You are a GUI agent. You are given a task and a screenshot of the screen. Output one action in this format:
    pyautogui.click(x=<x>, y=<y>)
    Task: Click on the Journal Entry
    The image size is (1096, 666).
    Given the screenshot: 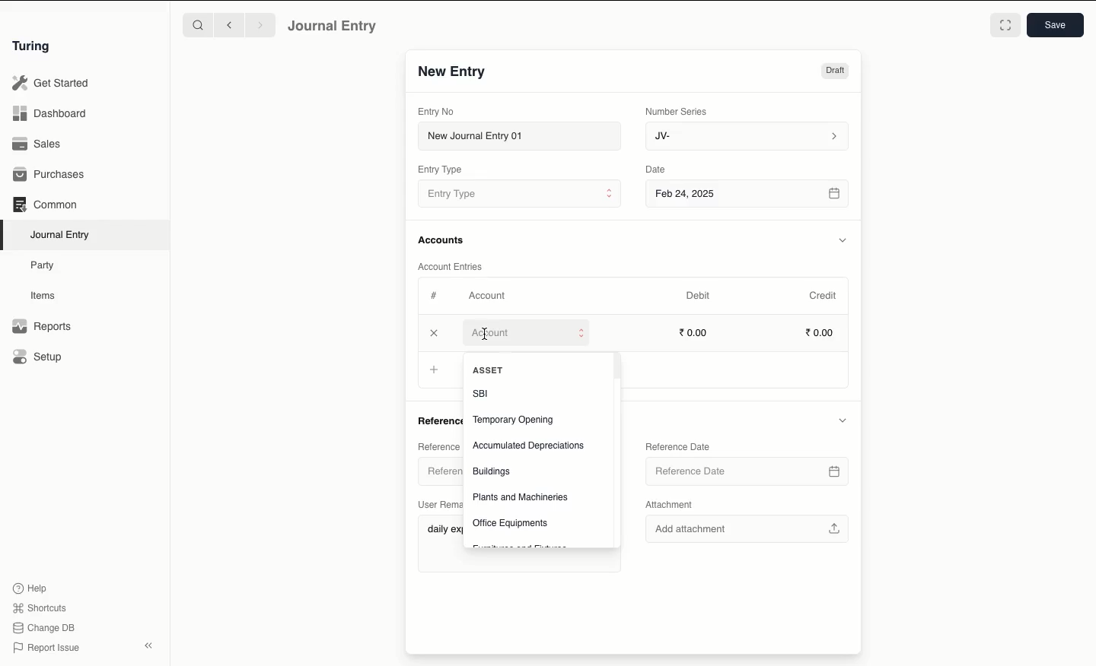 What is the action you would take?
    pyautogui.click(x=61, y=236)
    